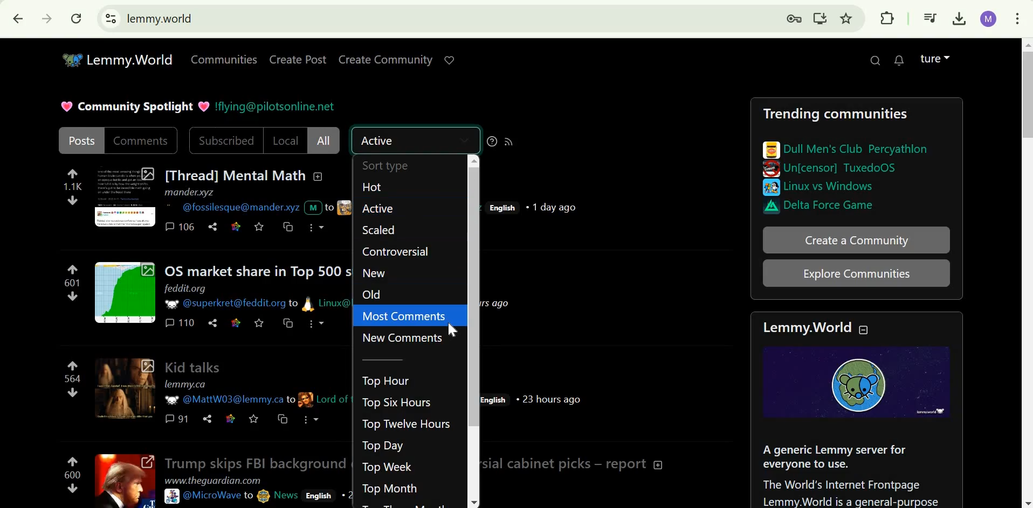 This screenshot has width=1033, height=508. Describe the element at coordinates (318, 495) in the screenshot. I see `English` at that location.